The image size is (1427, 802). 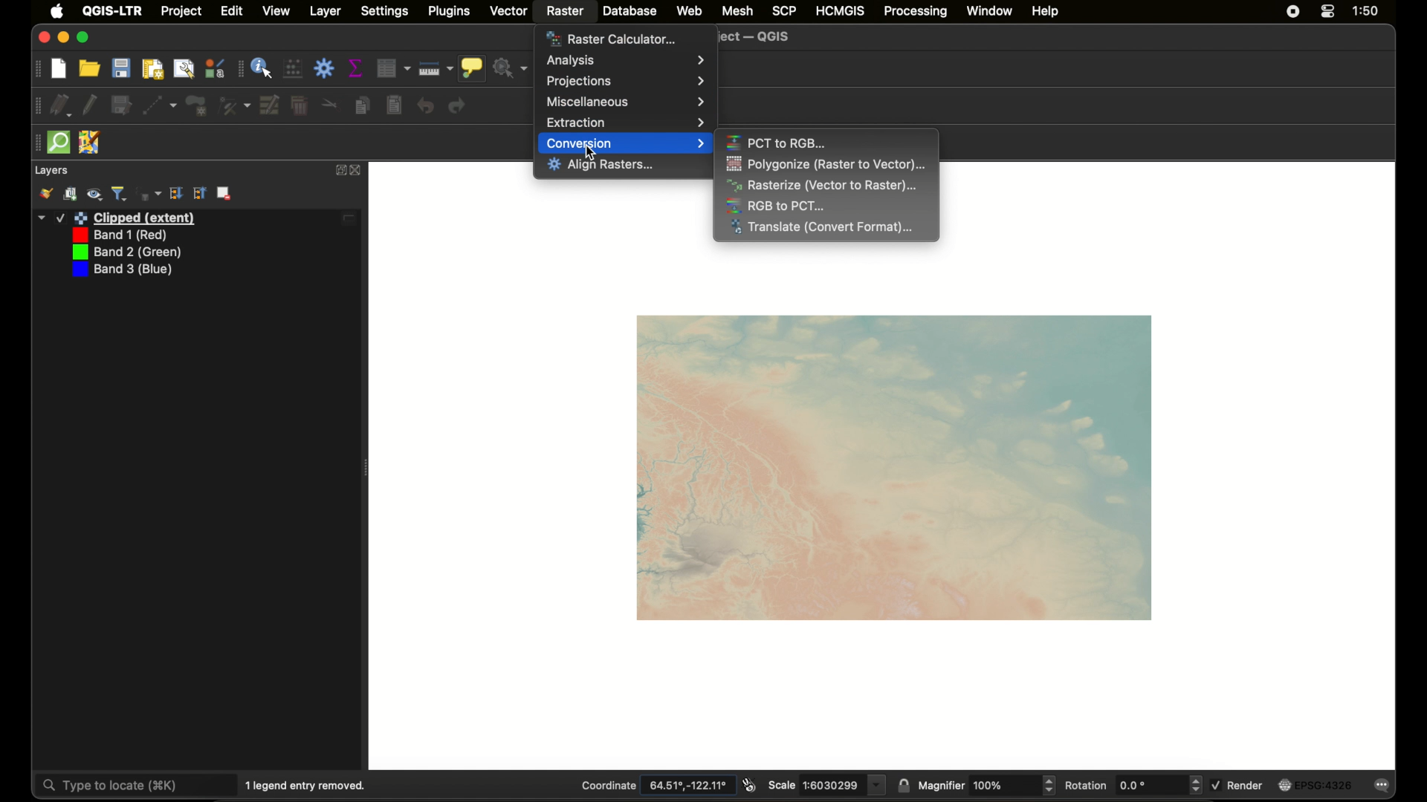 I want to click on projections, so click(x=625, y=81).